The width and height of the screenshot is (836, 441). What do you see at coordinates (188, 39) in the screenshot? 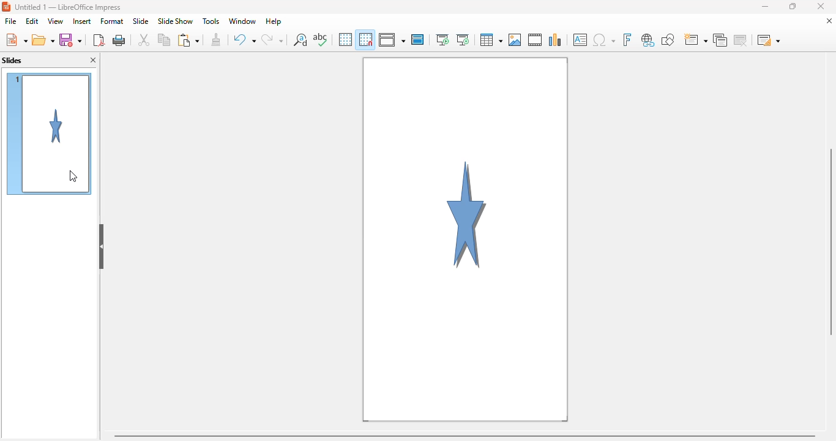
I see `paste` at bounding box center [188, 39].